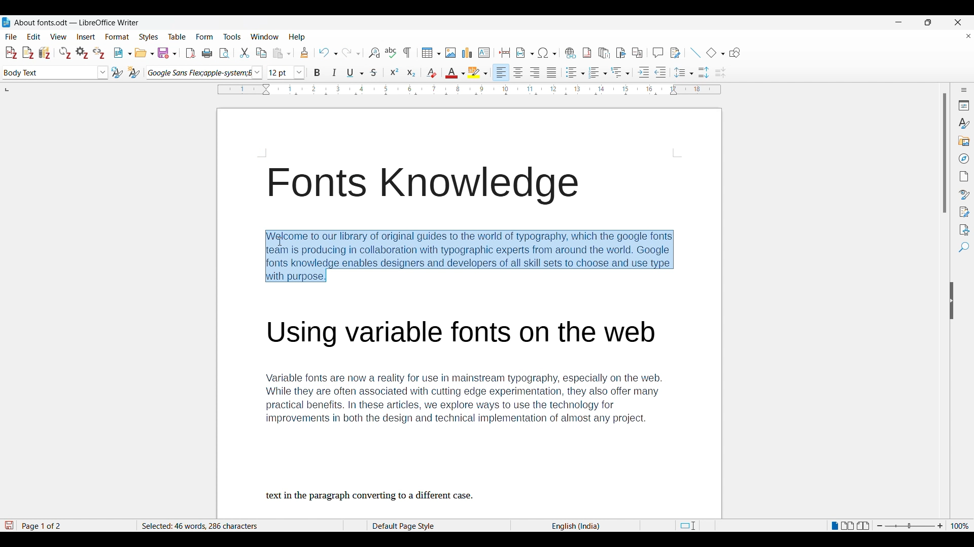  I want to click on Show track changes functions, so click(675, 53).